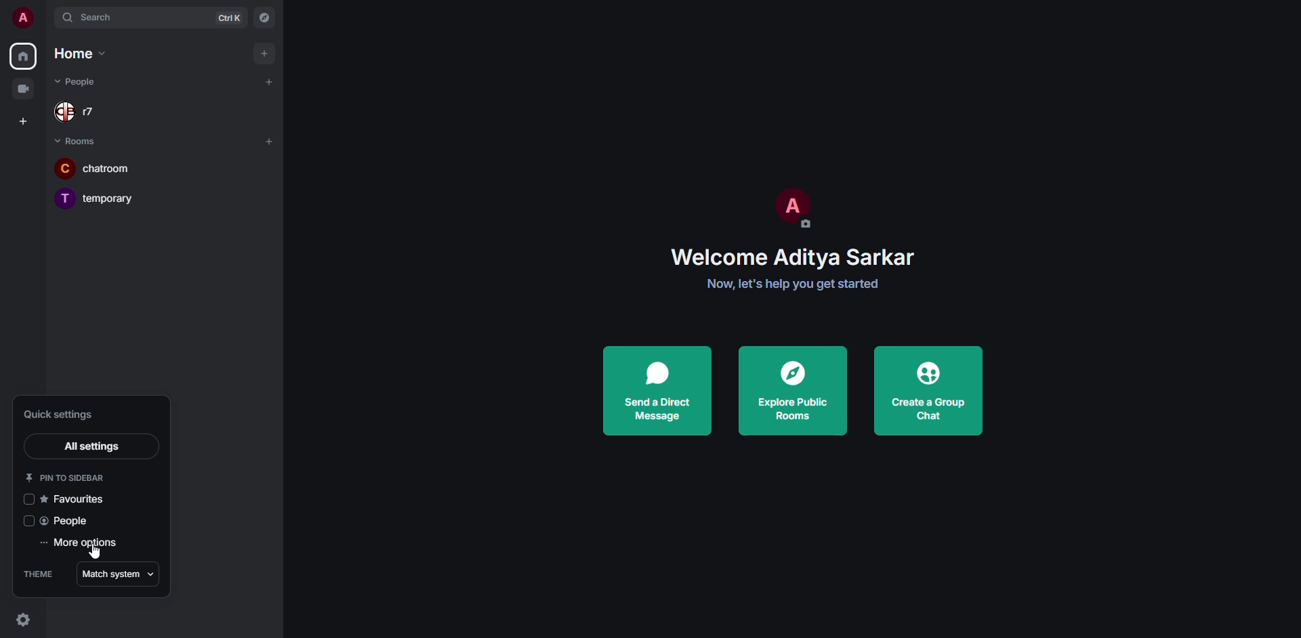 The height and width of the screenshot is (638, 1301). I want to click on match system, so click(118, 574).